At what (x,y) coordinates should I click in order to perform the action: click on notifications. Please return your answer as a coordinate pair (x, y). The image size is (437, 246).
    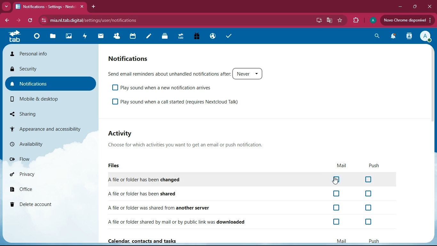
    Looking at the image, I should click on (48, 84).